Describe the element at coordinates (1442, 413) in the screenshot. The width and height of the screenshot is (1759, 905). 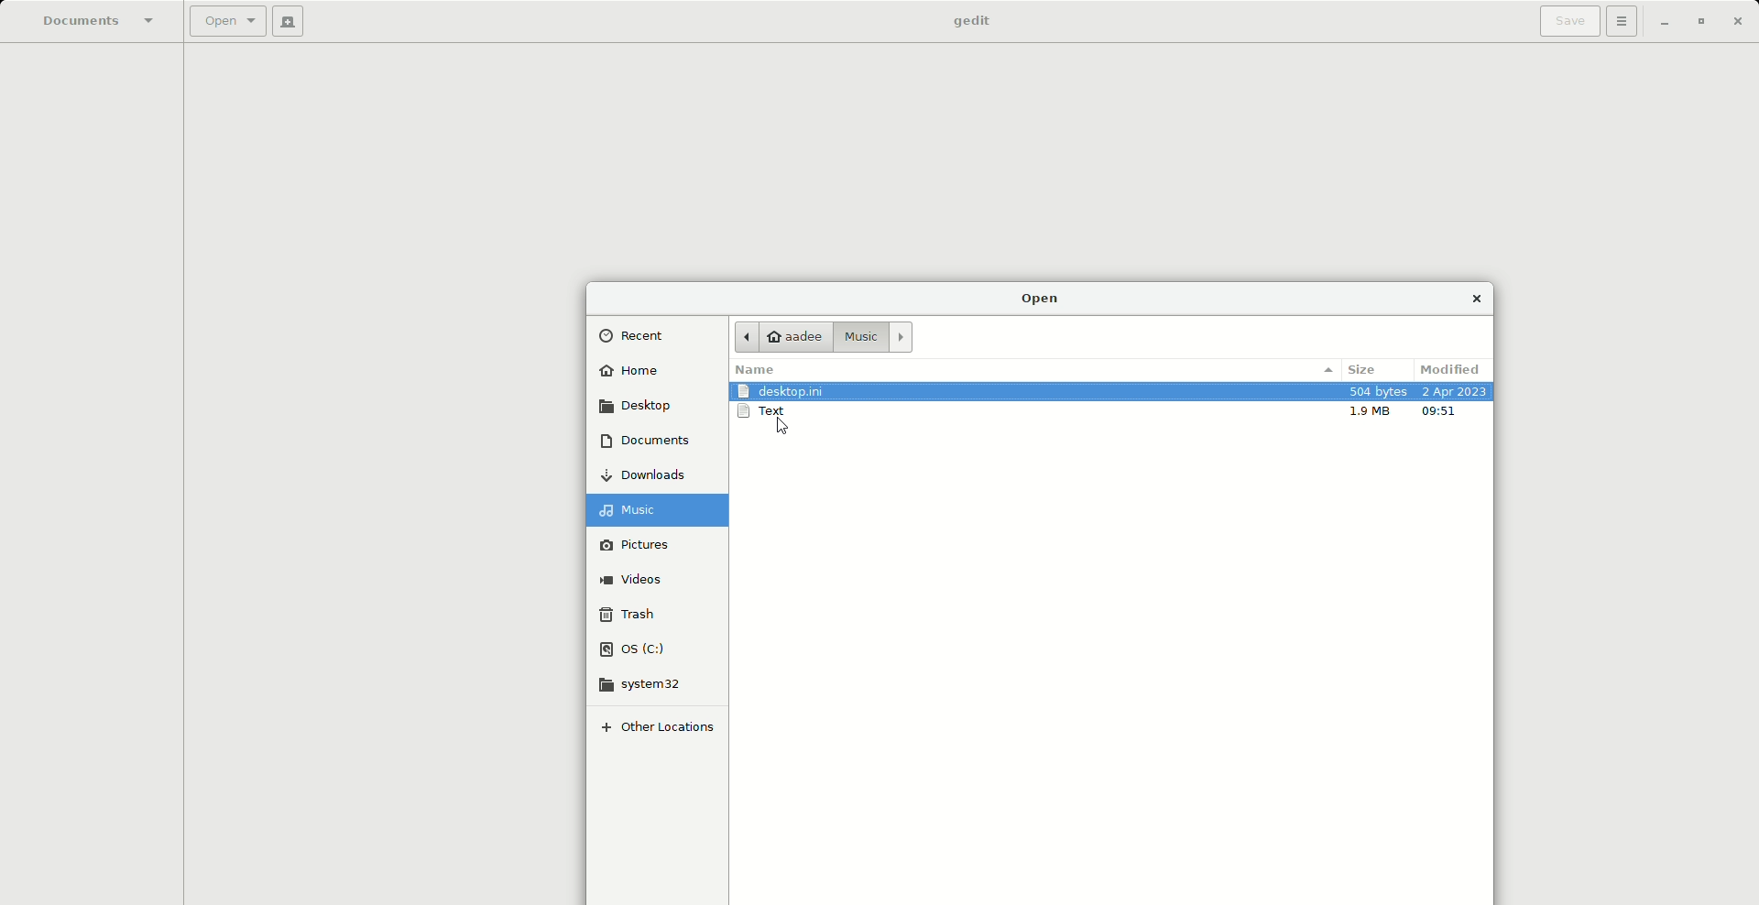
I see `time` at that location.